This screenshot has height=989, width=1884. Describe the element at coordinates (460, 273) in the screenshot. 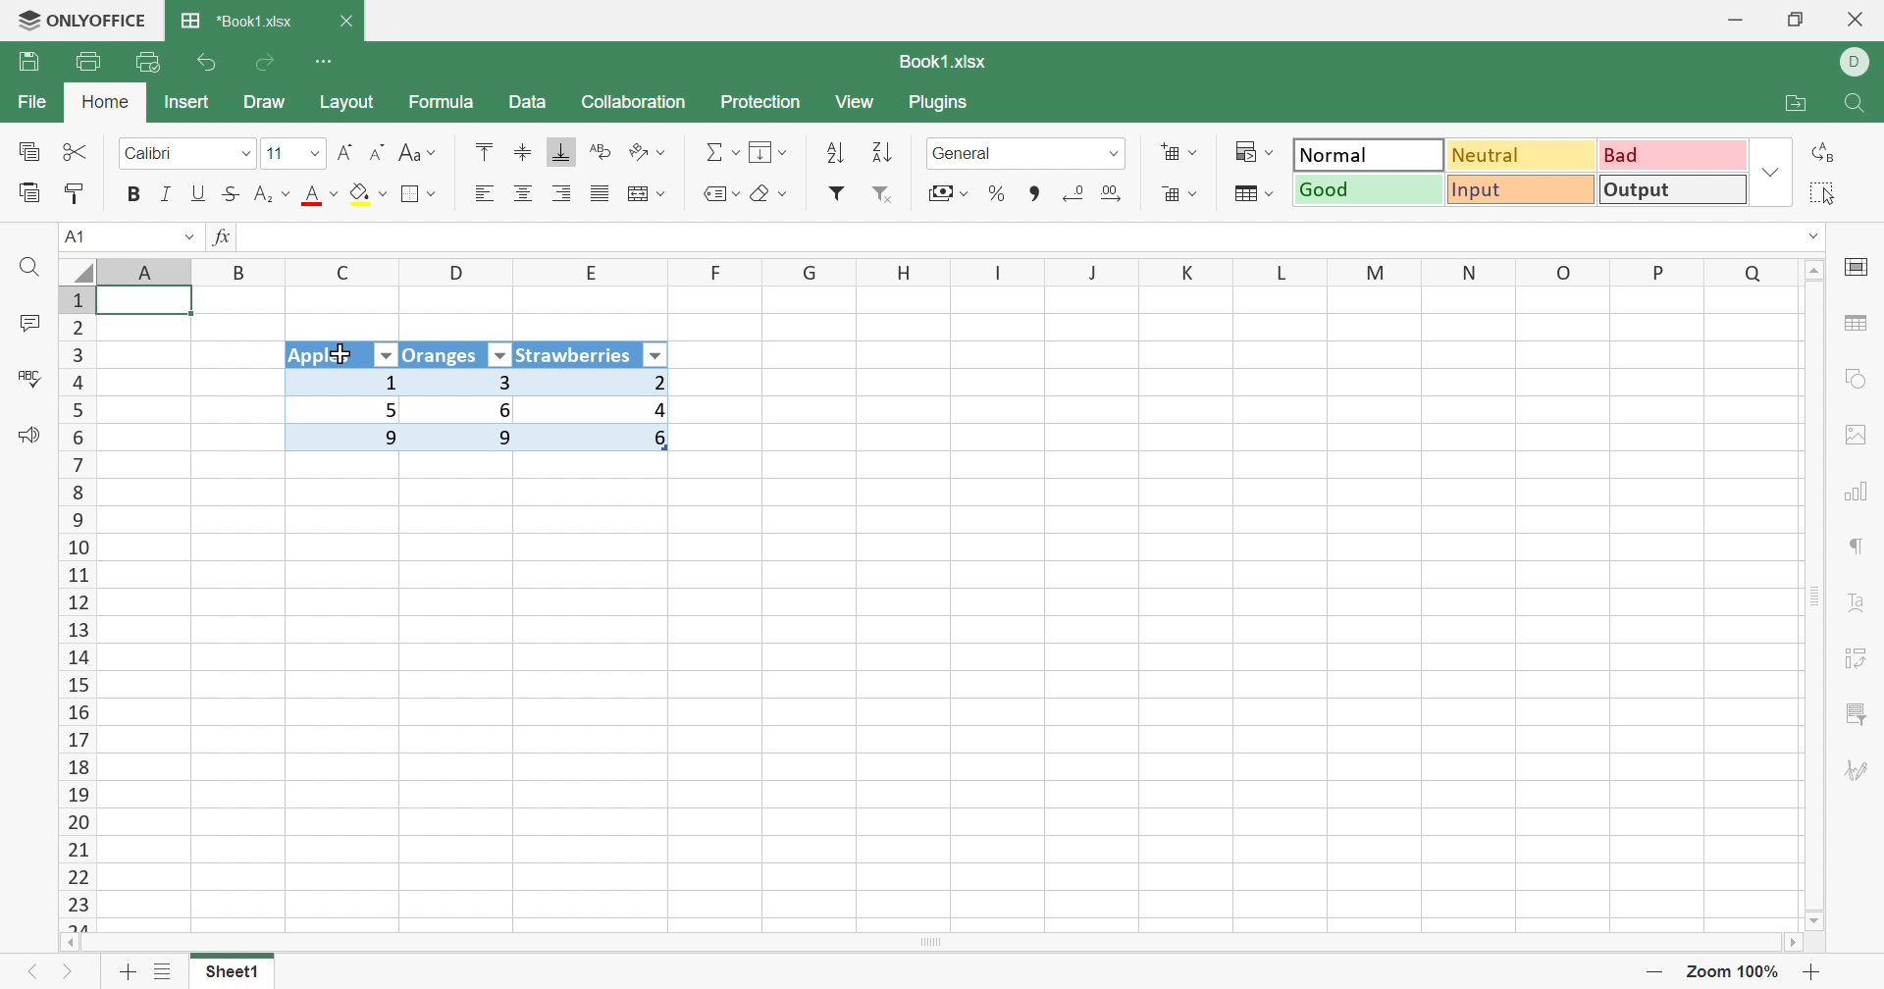

I see `D` at that location.